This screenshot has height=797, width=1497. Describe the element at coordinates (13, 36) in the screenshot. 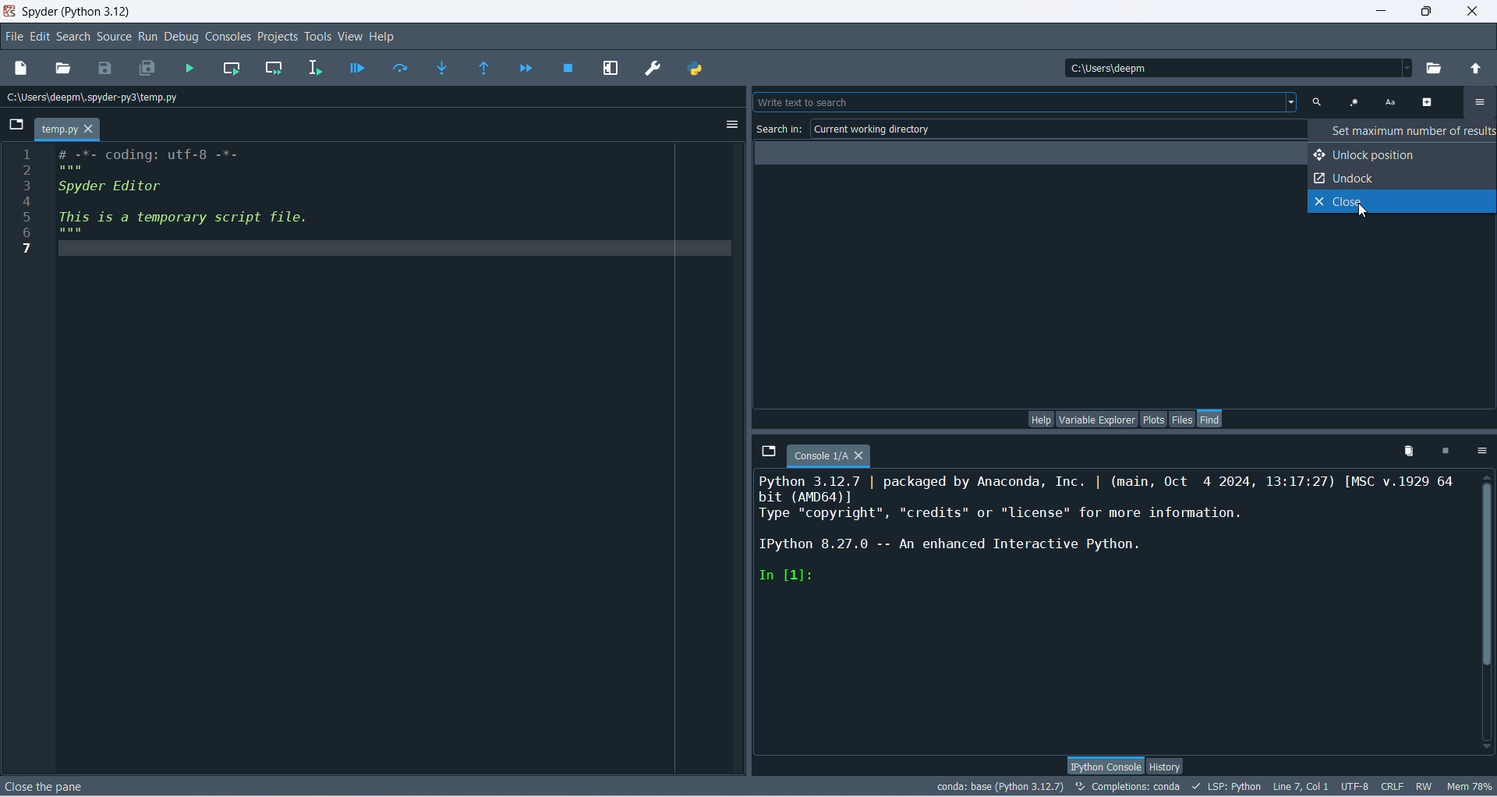

I see `file` at that location.